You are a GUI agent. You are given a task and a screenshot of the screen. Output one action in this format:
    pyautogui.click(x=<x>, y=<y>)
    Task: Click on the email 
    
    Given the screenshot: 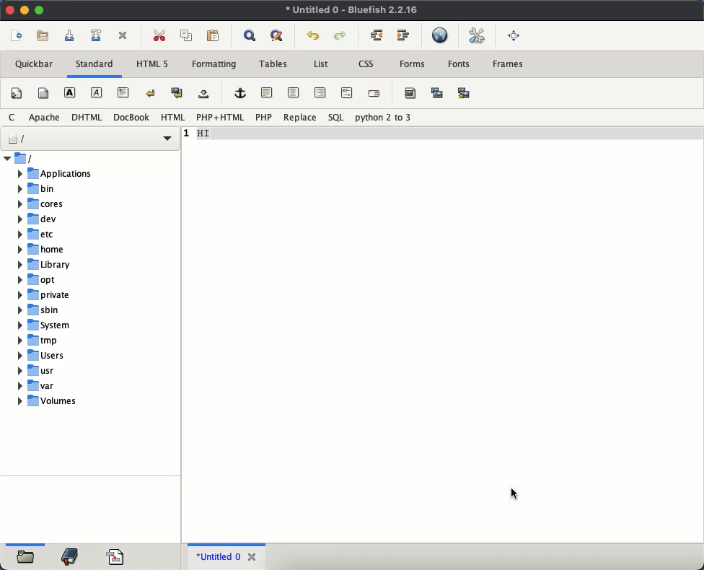 What is the action you would take?
    pyautogui.click(x=375, y=94)
    